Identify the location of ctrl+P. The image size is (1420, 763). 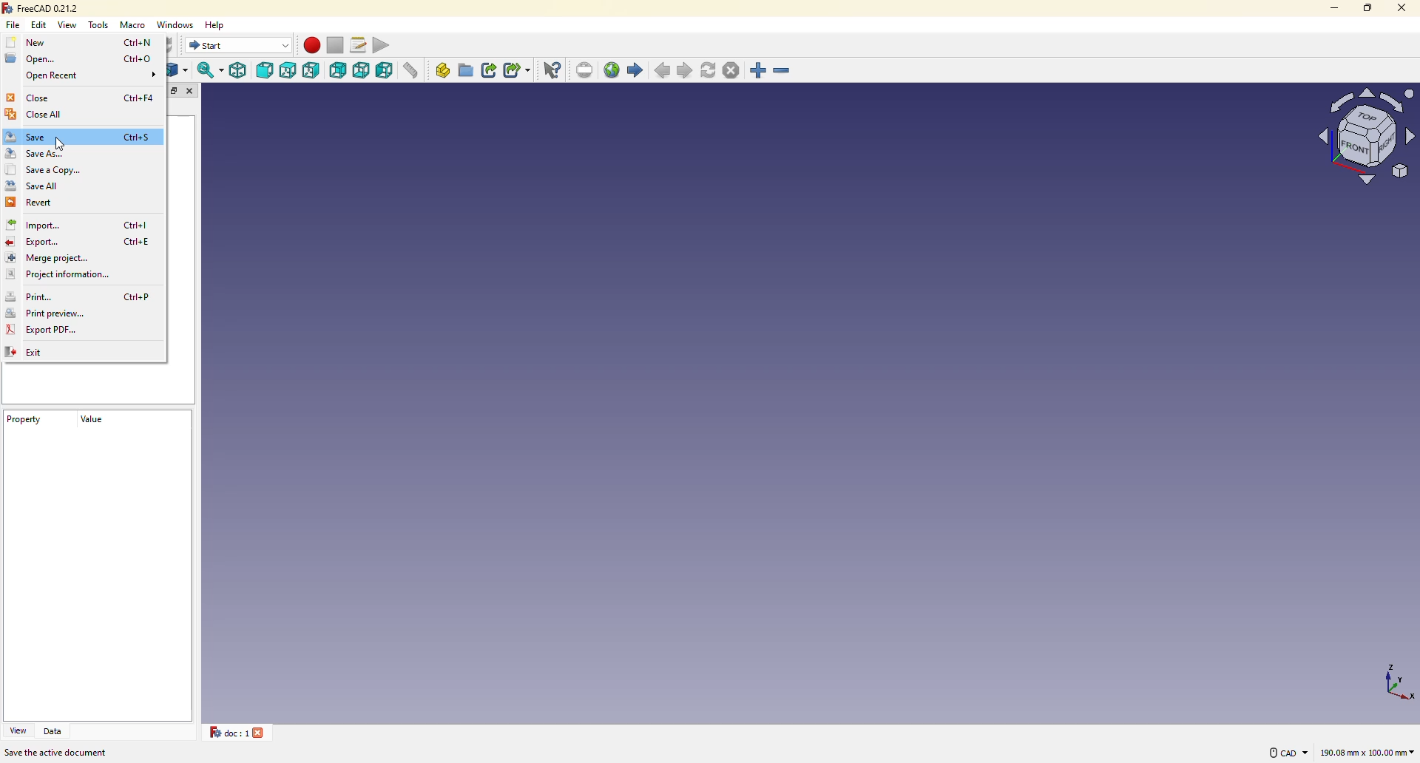
(136, 296).